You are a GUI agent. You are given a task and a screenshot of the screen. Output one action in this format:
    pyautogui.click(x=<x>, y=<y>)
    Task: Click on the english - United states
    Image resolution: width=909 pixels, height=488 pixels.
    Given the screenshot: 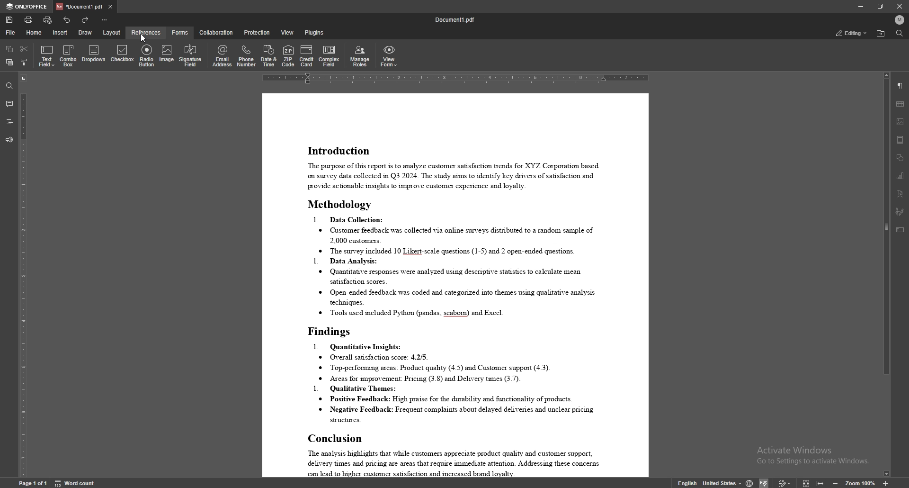 What is the action you would take?
    pyautogui.click(x=707, y=483)
    